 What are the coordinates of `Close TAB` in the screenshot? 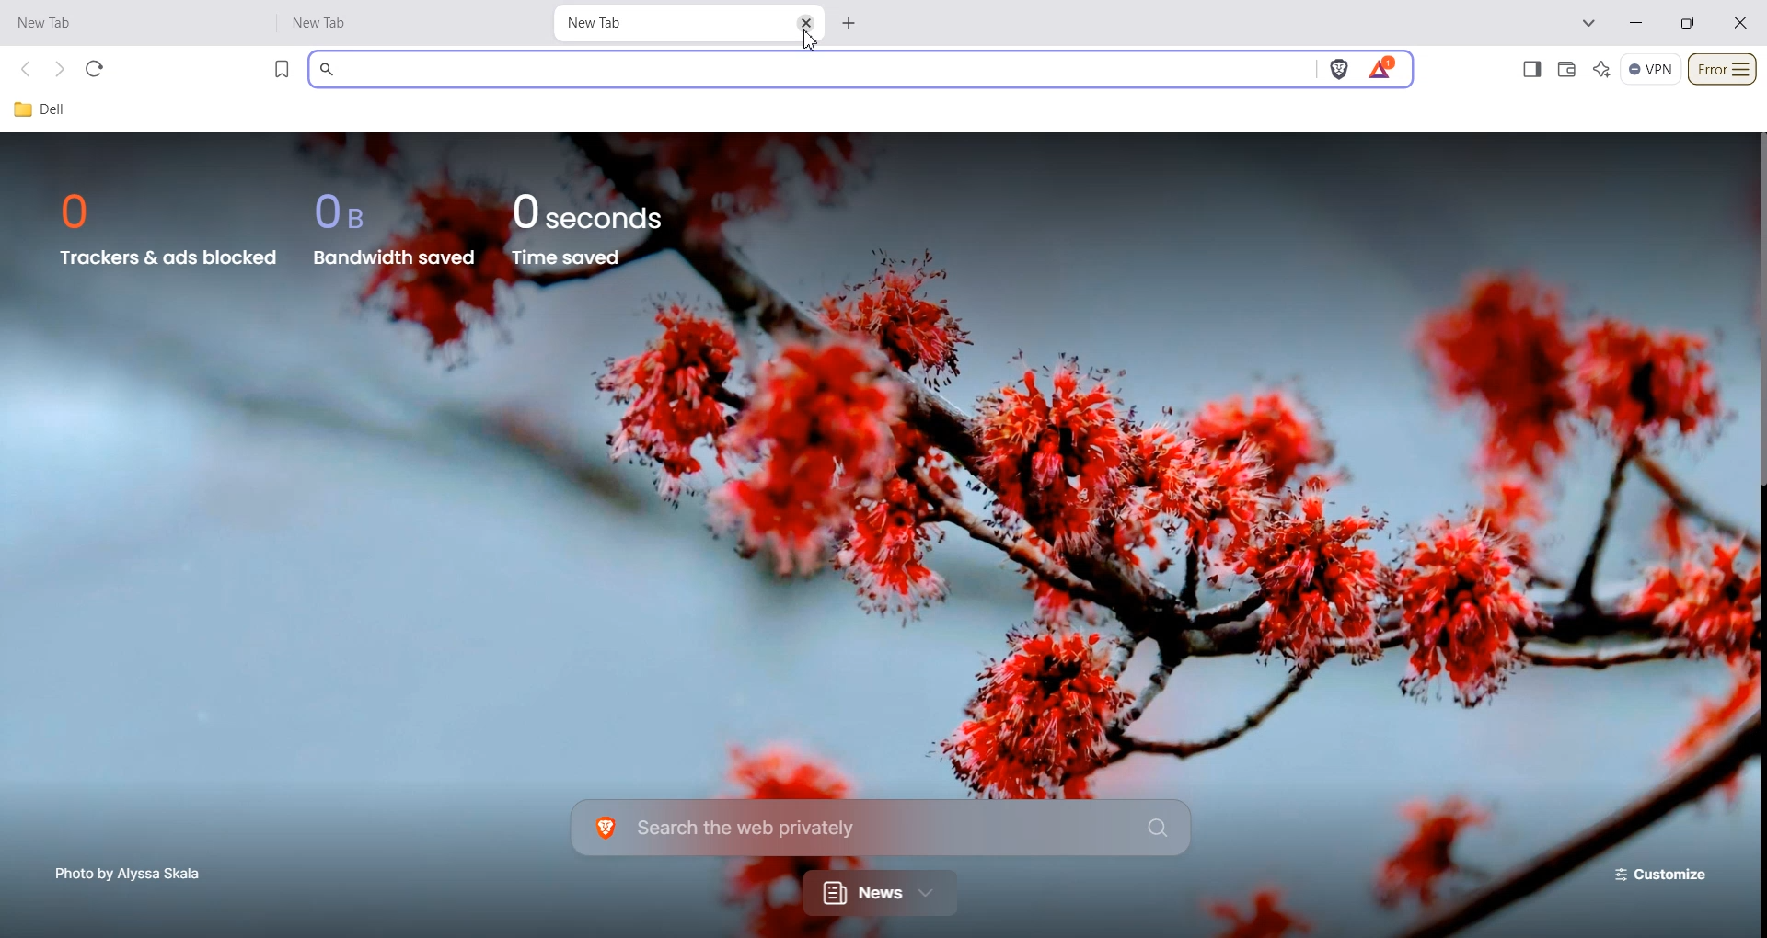 It's located at (808, 25).